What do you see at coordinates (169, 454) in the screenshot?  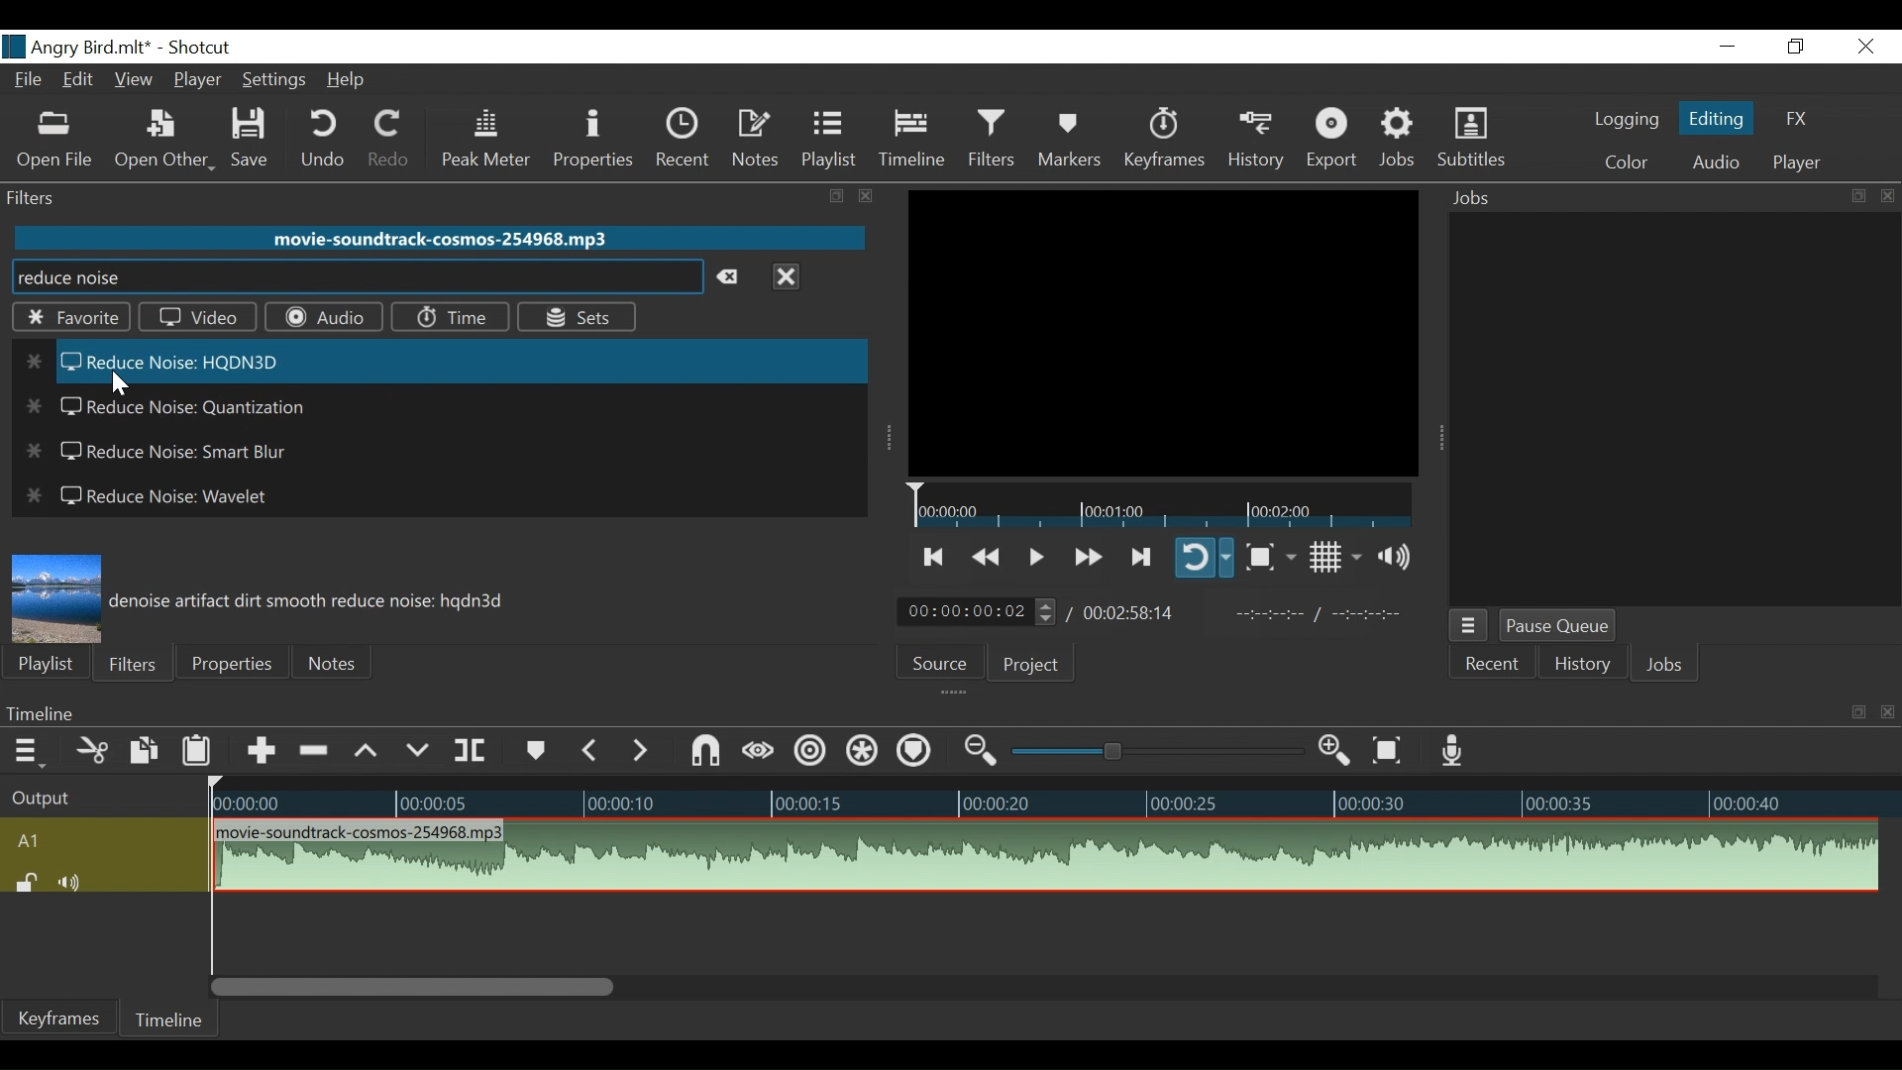 I see `Reduce Noise: Smart Blur` at bounding box center [169, 454].